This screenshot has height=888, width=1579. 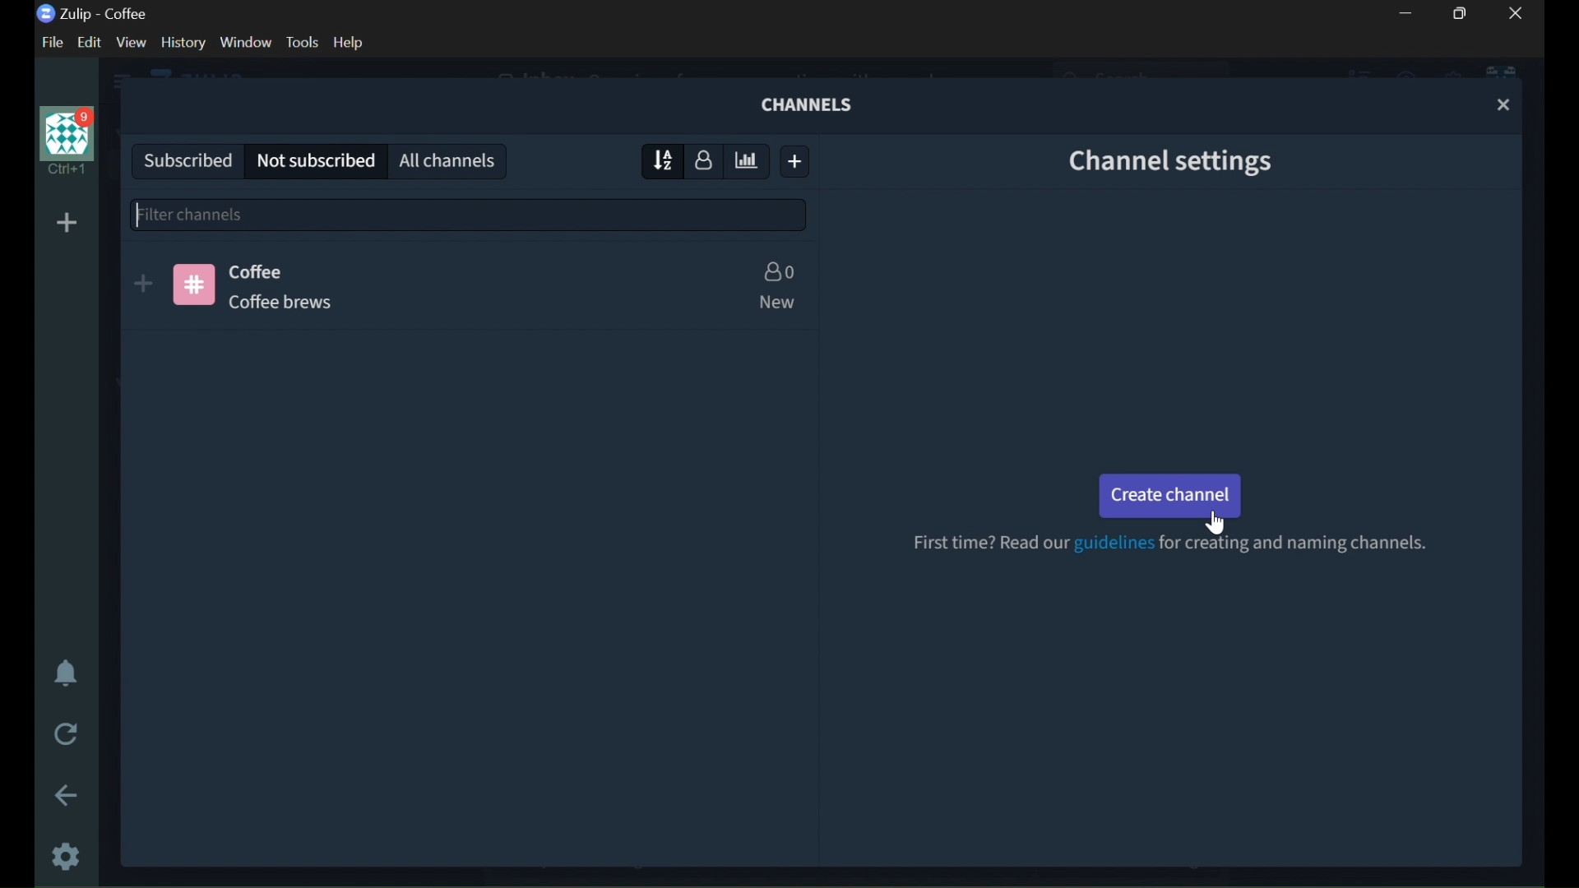 What do you see at coordinates (810, 104) in the screenshot?
I see `CHANNELS` at bounding box center [810, 104].